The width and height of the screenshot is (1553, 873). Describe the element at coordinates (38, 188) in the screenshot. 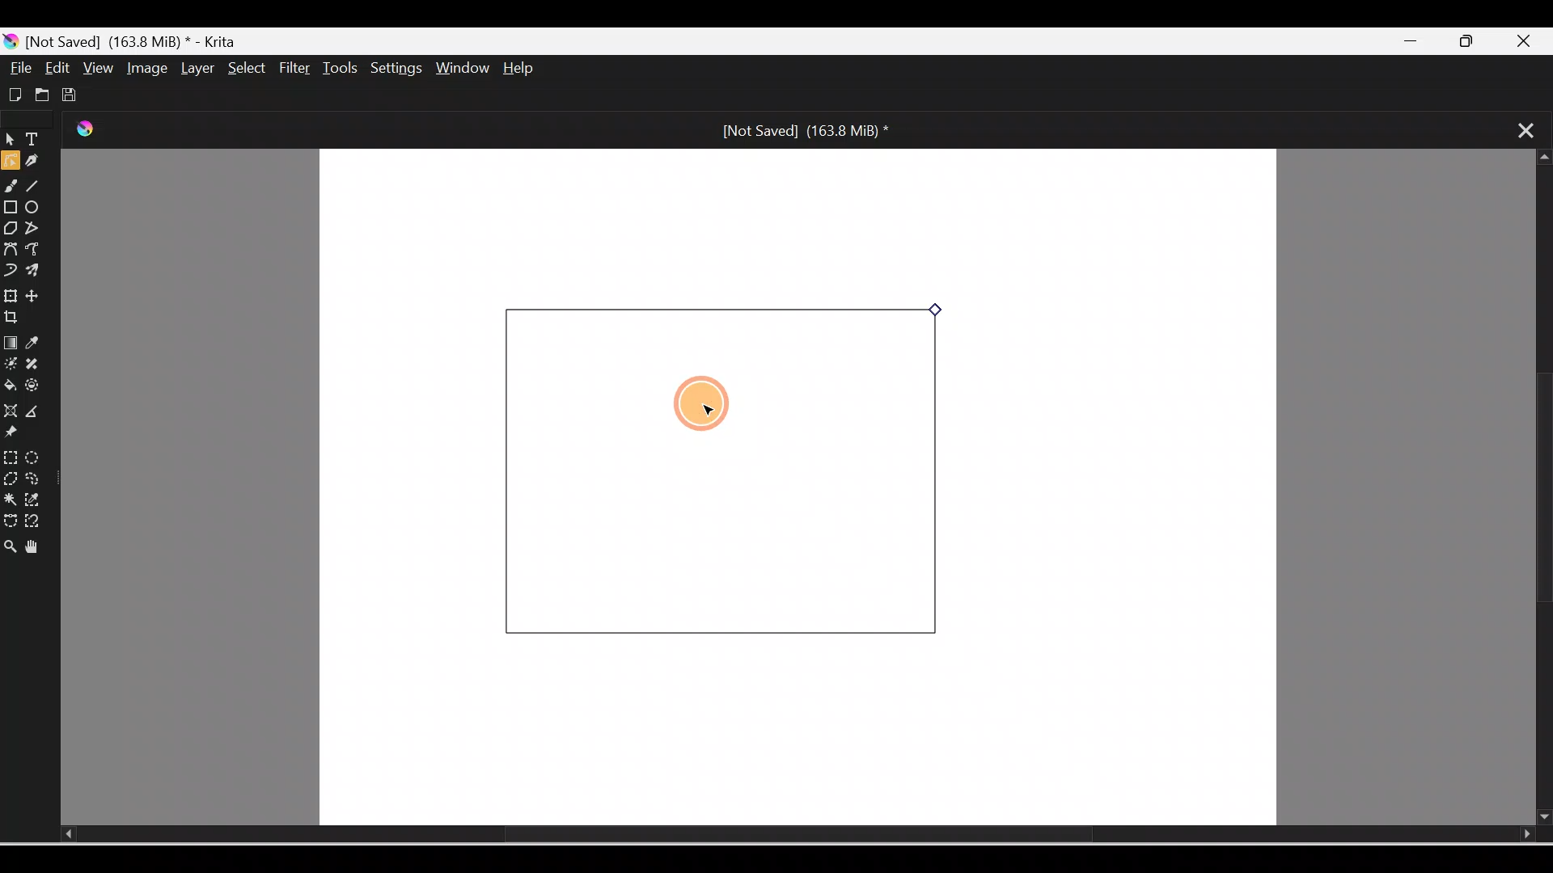

I see `Line` at that location.